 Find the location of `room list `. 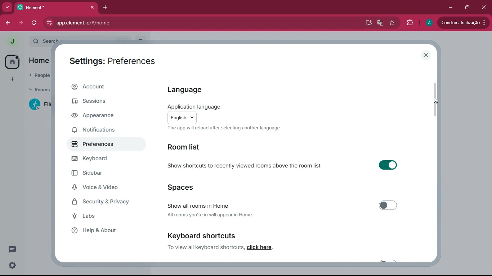

room list  is located at coordinates (193, 148).